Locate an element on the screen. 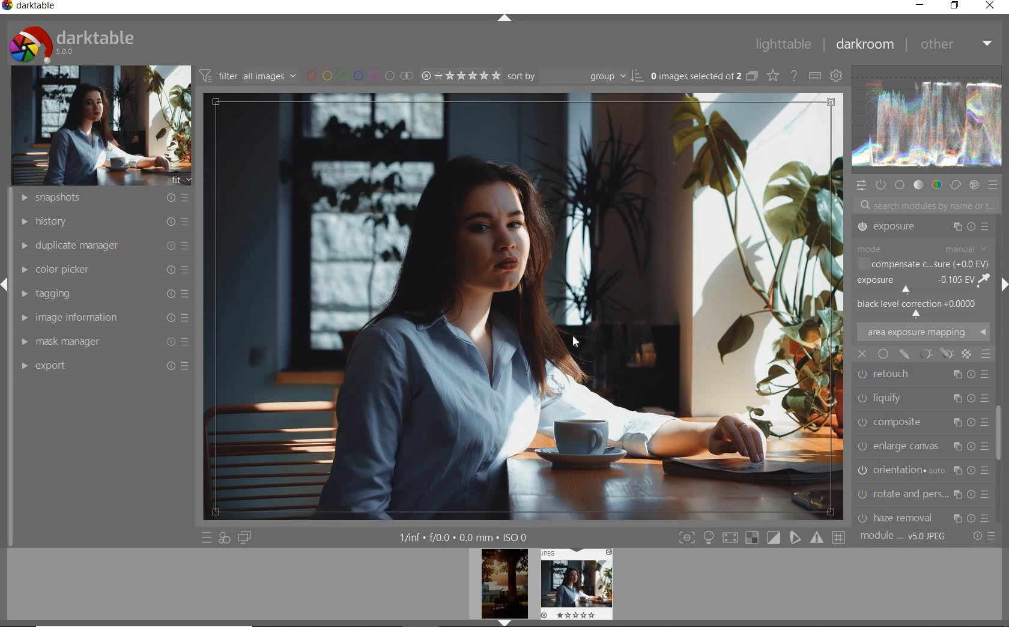 Image resolution: width=1009 pixels, height=627 pixels. OTHER is located at coordinates (957, 46).